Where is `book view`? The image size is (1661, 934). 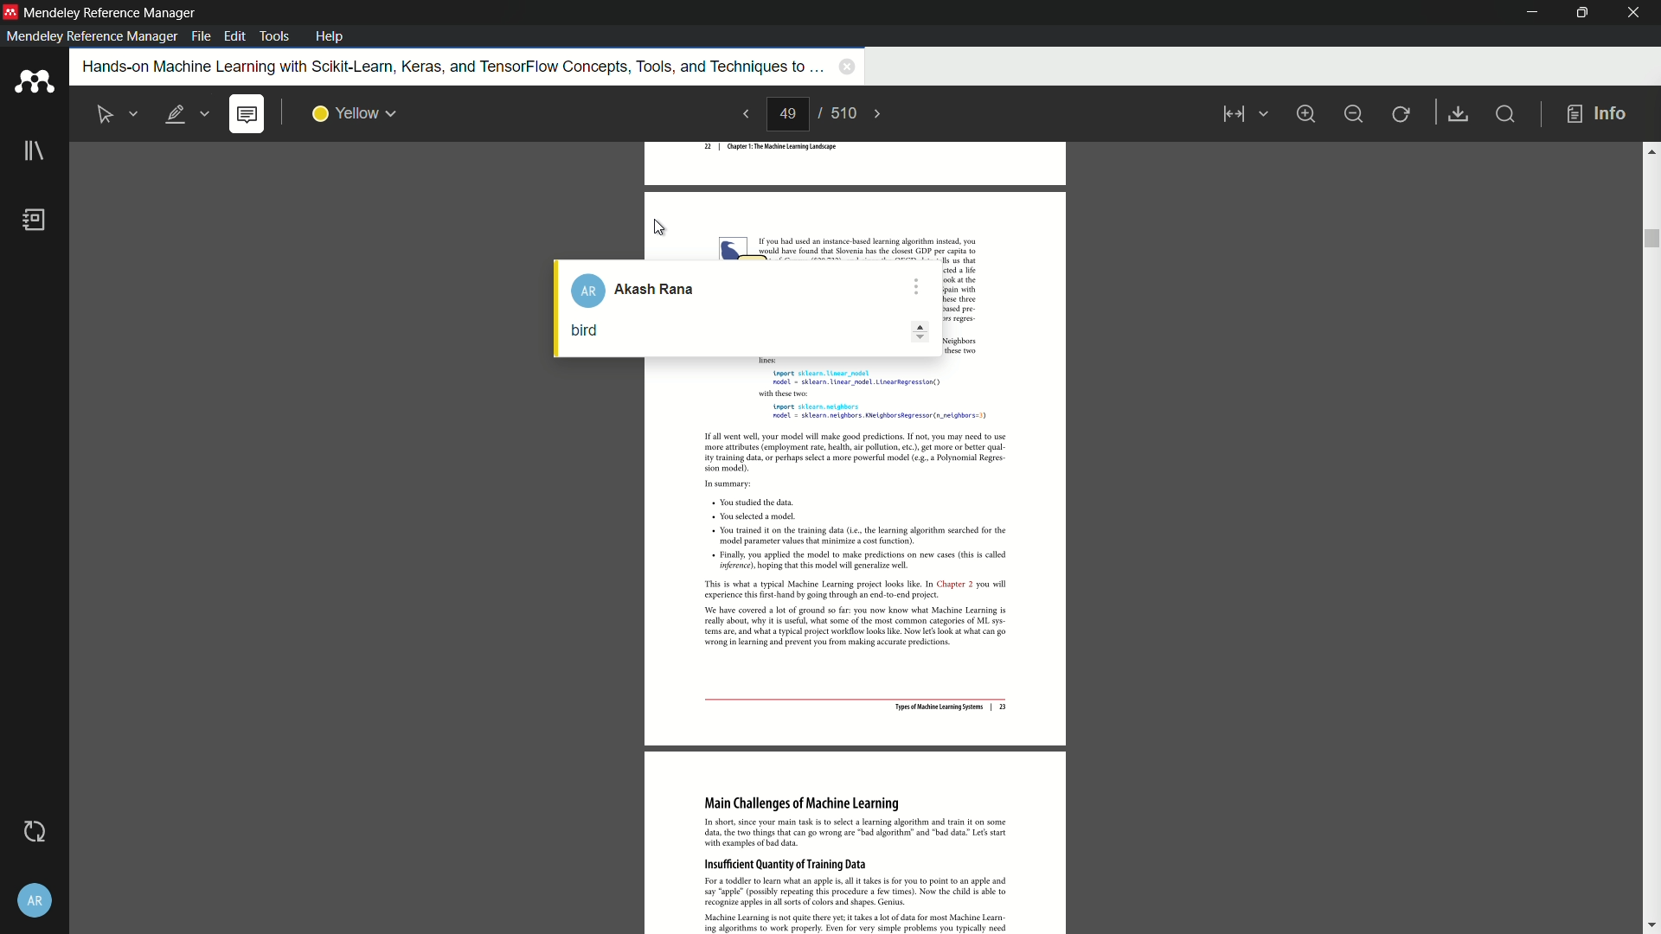 book view is located at coordinates (1240, 116).